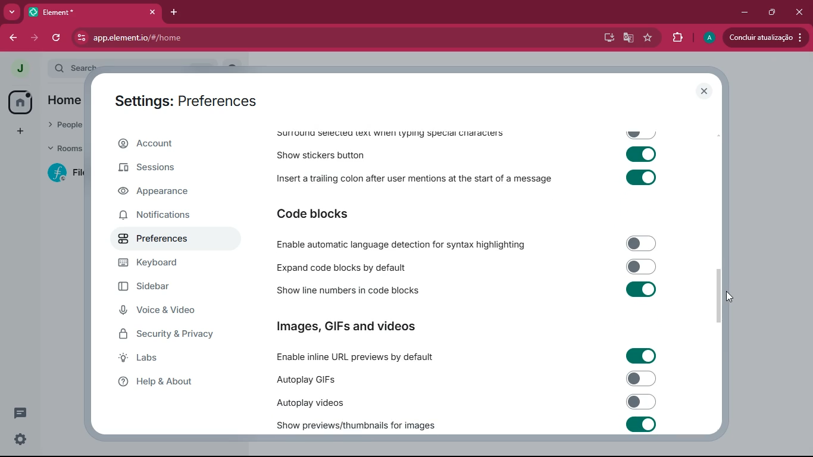 This screenshot has height=457, width=813. Describe the element at coordinates (466, 379) in the screenshot. I see `Autoplay GIFs` at that location.